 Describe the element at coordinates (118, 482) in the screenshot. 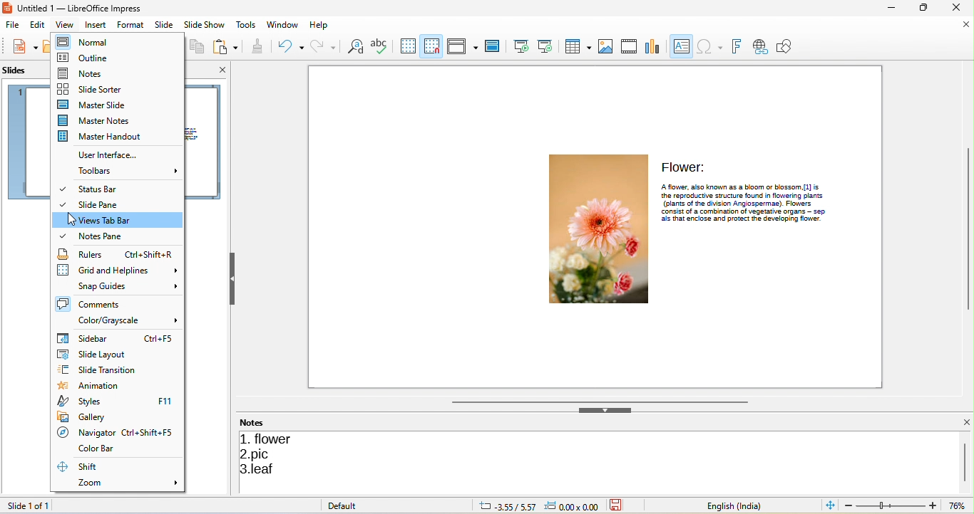

I see `zoom` at that location.